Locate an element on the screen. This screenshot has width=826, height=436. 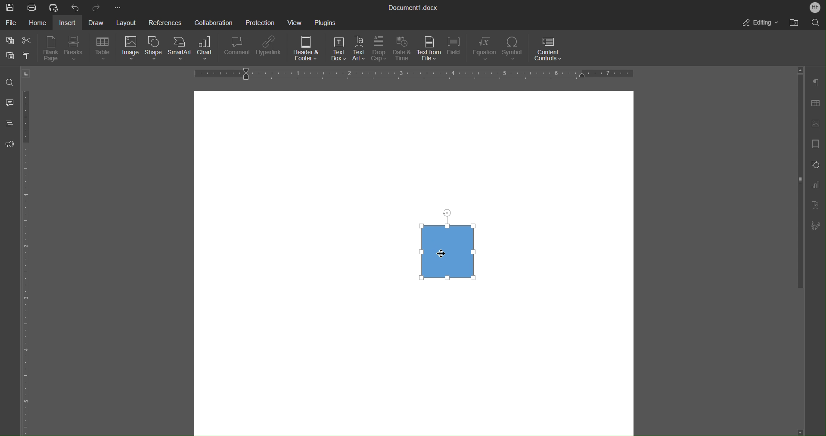
Header & Footer is located at coordinates (307, 50).